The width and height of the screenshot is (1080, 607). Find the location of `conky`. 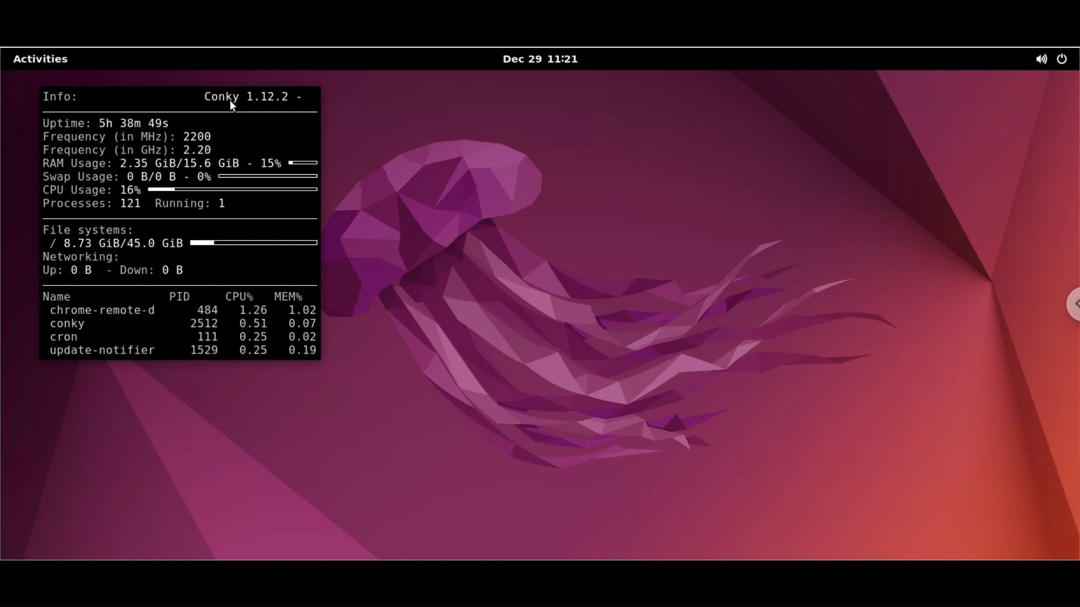

conky is located at coordinates (85, 325).